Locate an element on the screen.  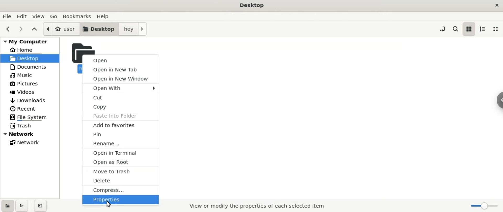
close is located at coordinates (497, 4).